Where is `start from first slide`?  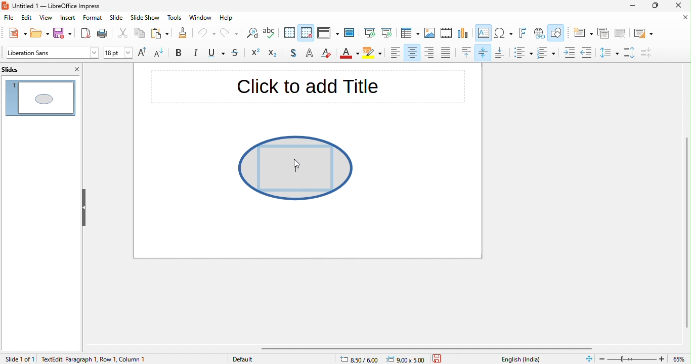
start from first slide is located at coordinates (369, 33).